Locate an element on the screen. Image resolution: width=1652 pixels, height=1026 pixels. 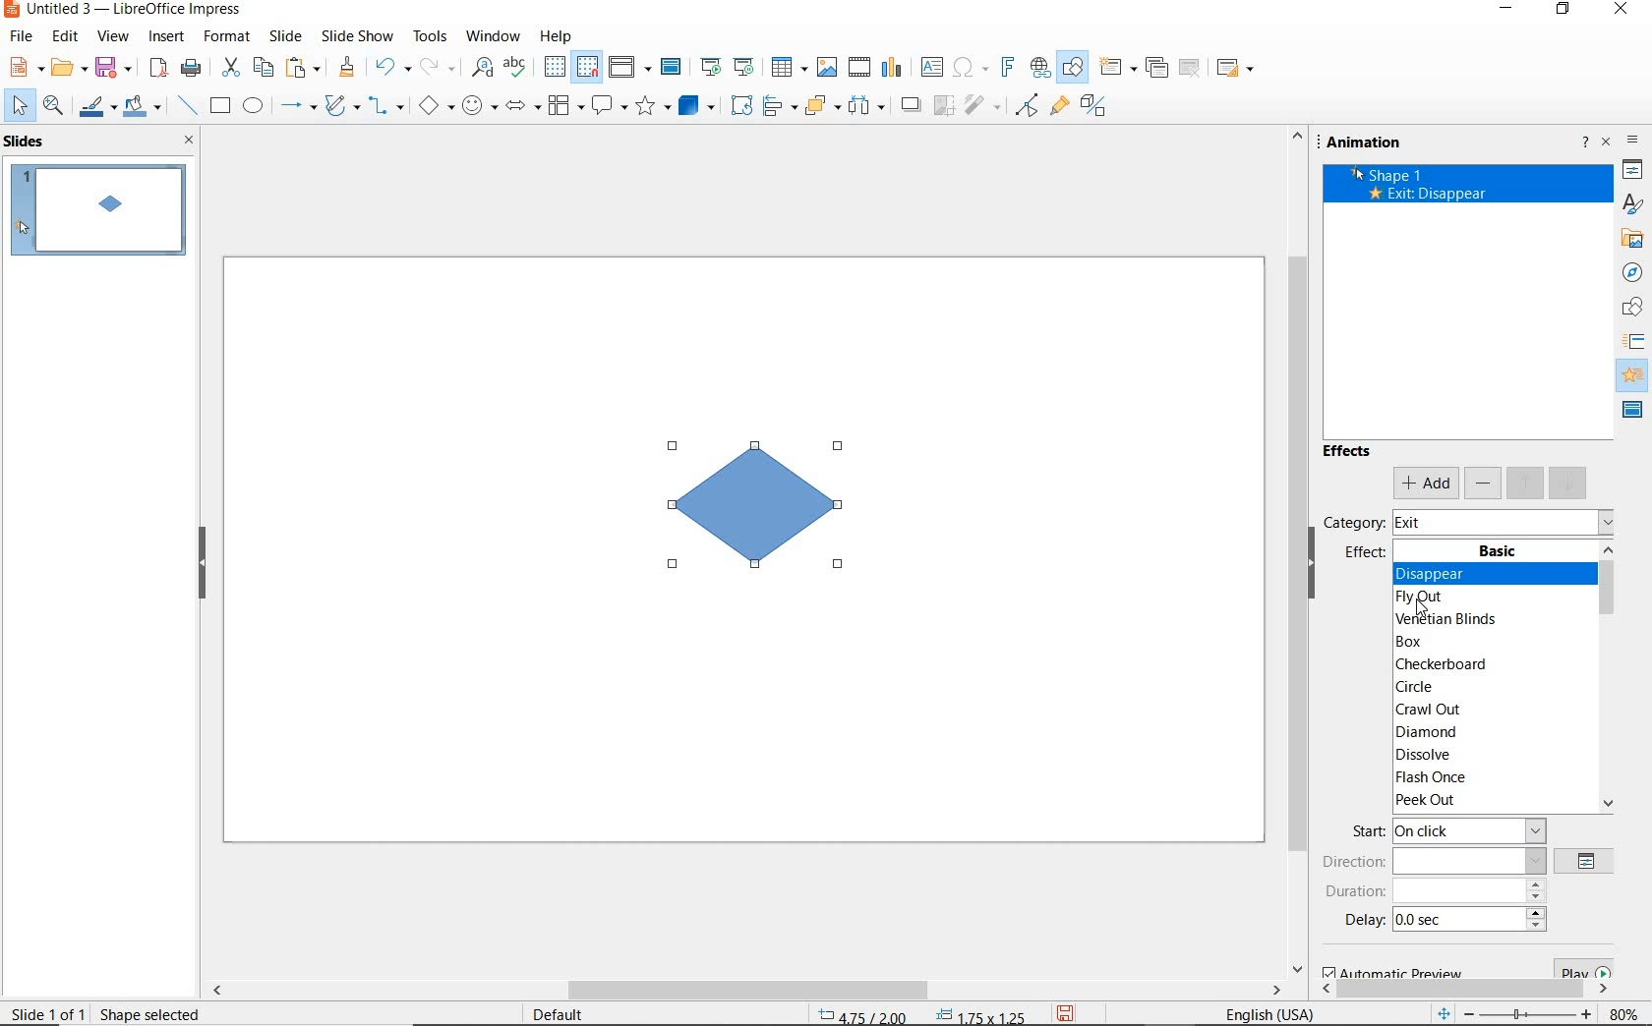
spelling is located at coordinates (519, 68).